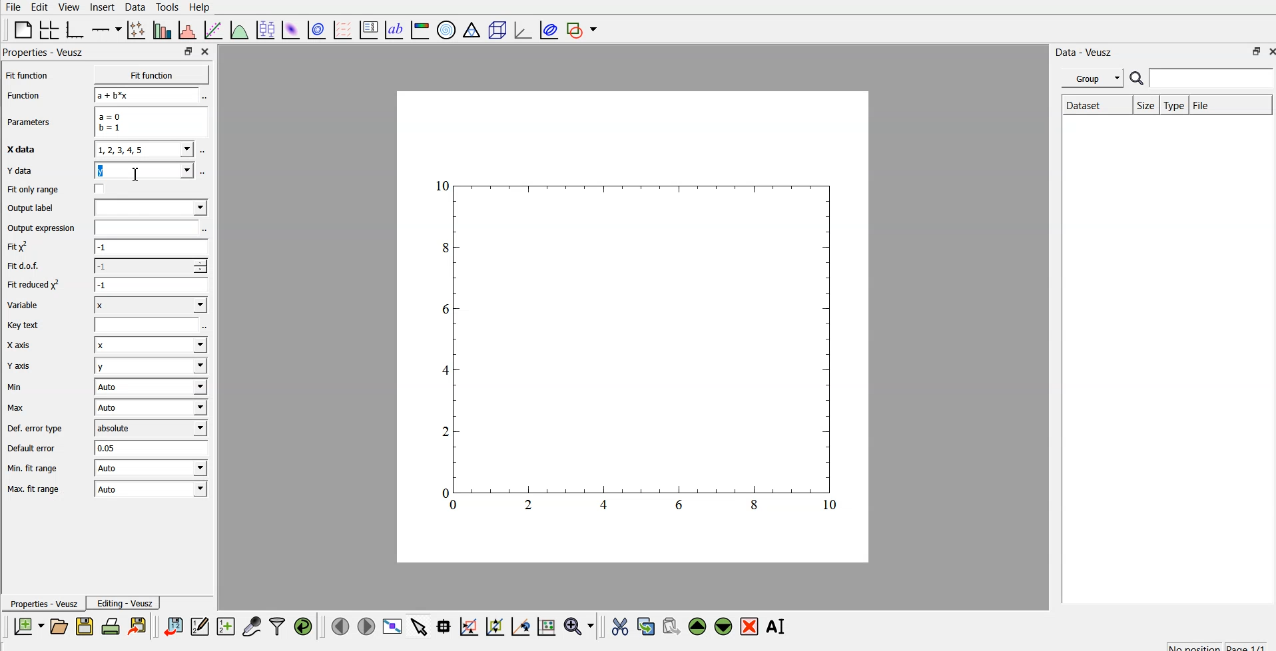 The height and width of the screenshot is (651, 1276). Describe the element at coordinates (525, 31) in the screenshot. I see `3d graph` at that location.